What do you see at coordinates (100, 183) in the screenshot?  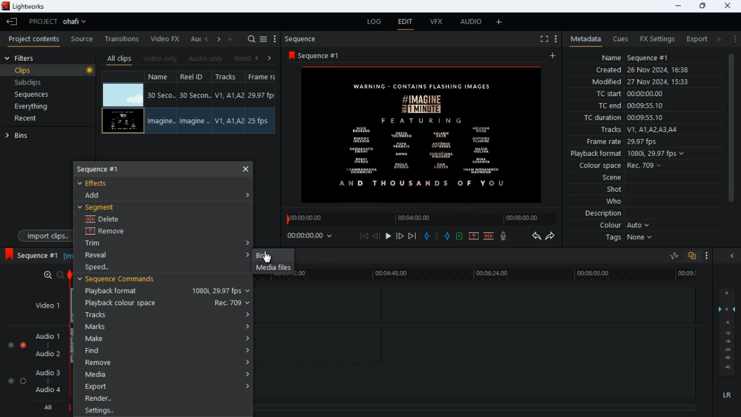 I see `effects` at bounding box center [100, 183].